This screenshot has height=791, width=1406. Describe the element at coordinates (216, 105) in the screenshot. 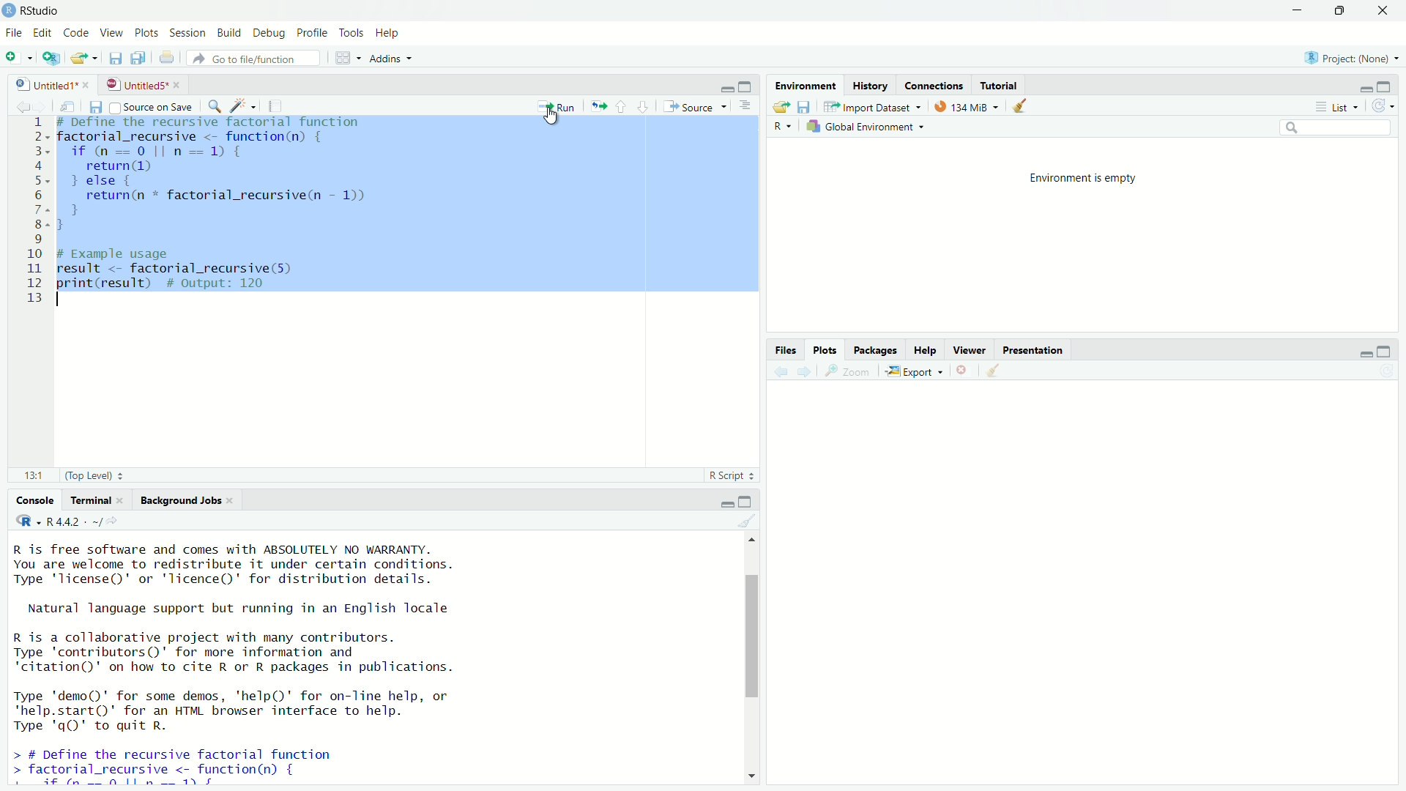

I see `Find/Replace` at that location.